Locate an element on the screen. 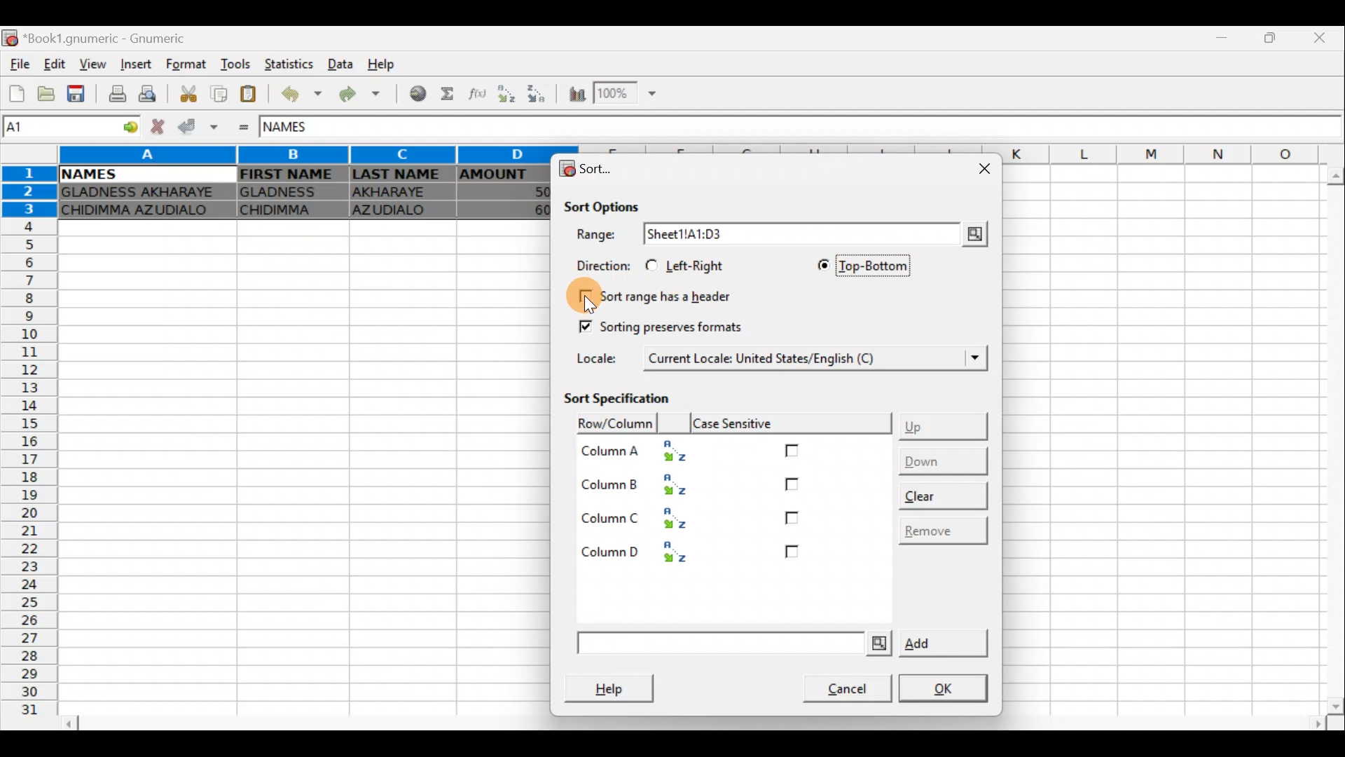 The height and width of the screenshot is (757, 1345). Sort options is located at coordinates (612, 204).